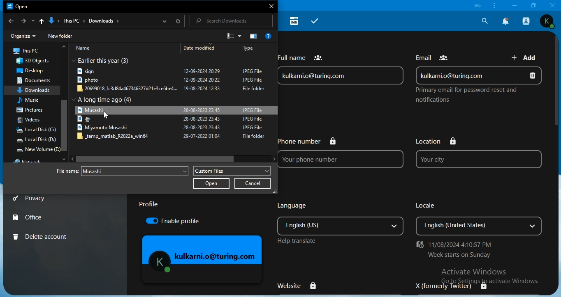 This screenshot has width=561, height=297. What do you see at coordinates (170, 89) in the screenshot?
I see `ile` at bounding box center [170, 89].